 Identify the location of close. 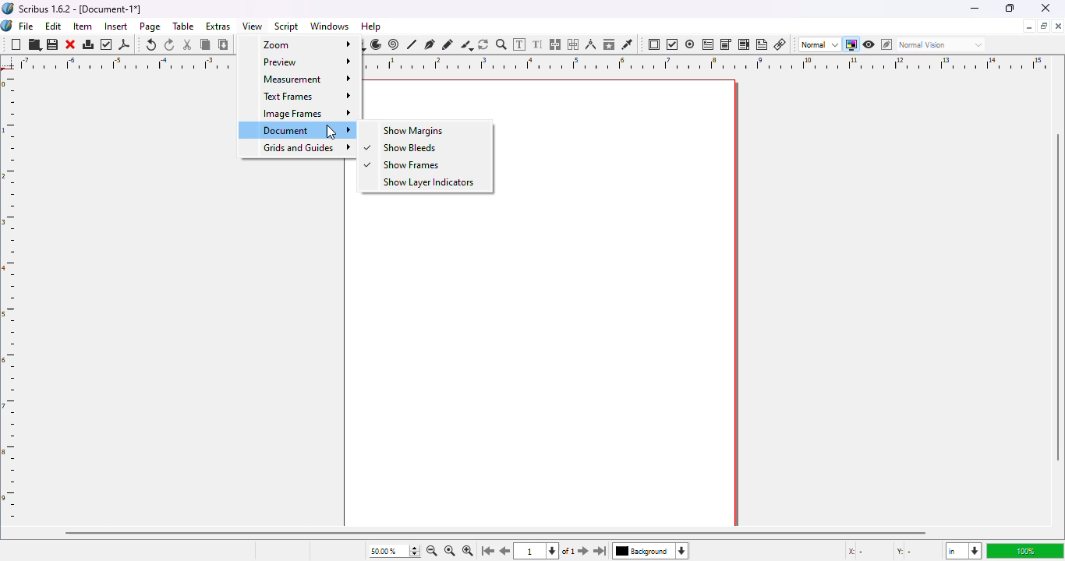
(71, 44).